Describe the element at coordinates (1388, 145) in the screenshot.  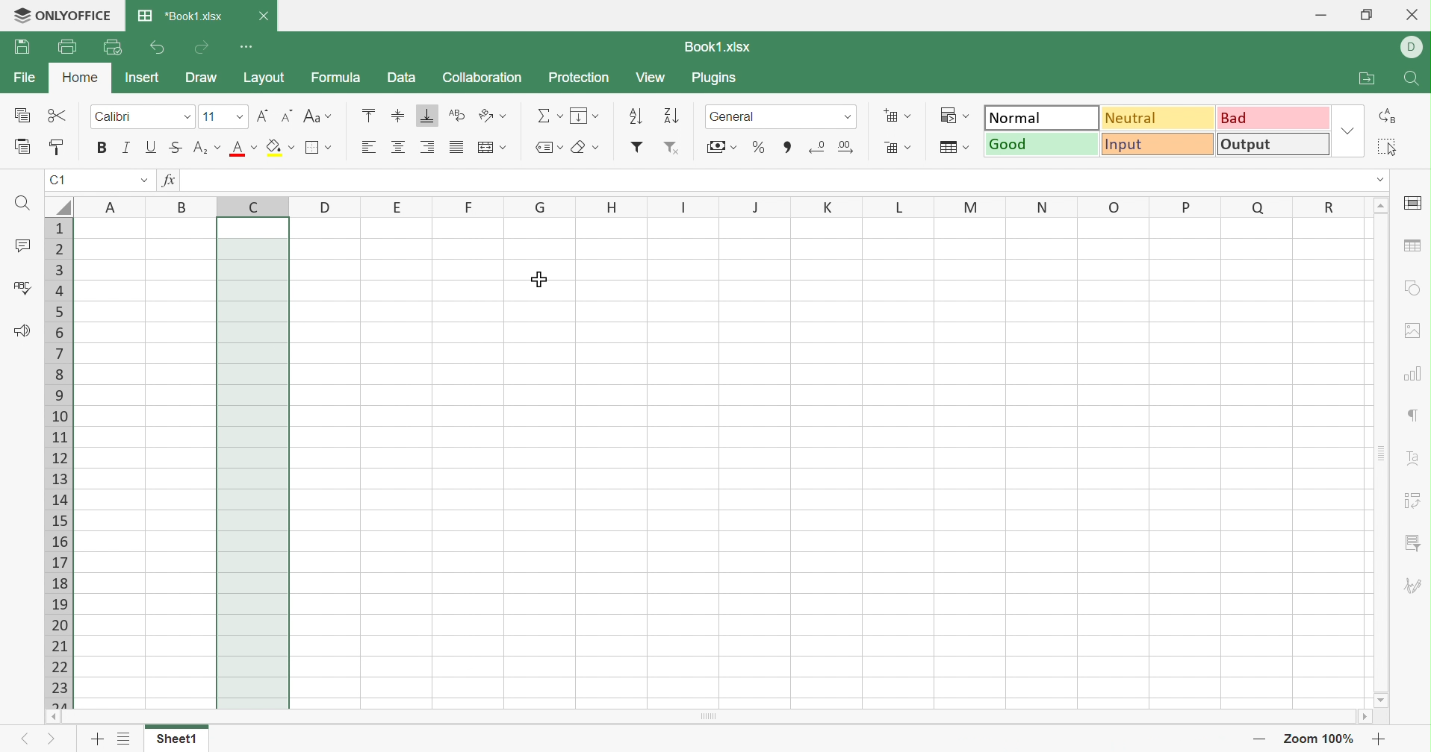
I see `Select all` at that location.